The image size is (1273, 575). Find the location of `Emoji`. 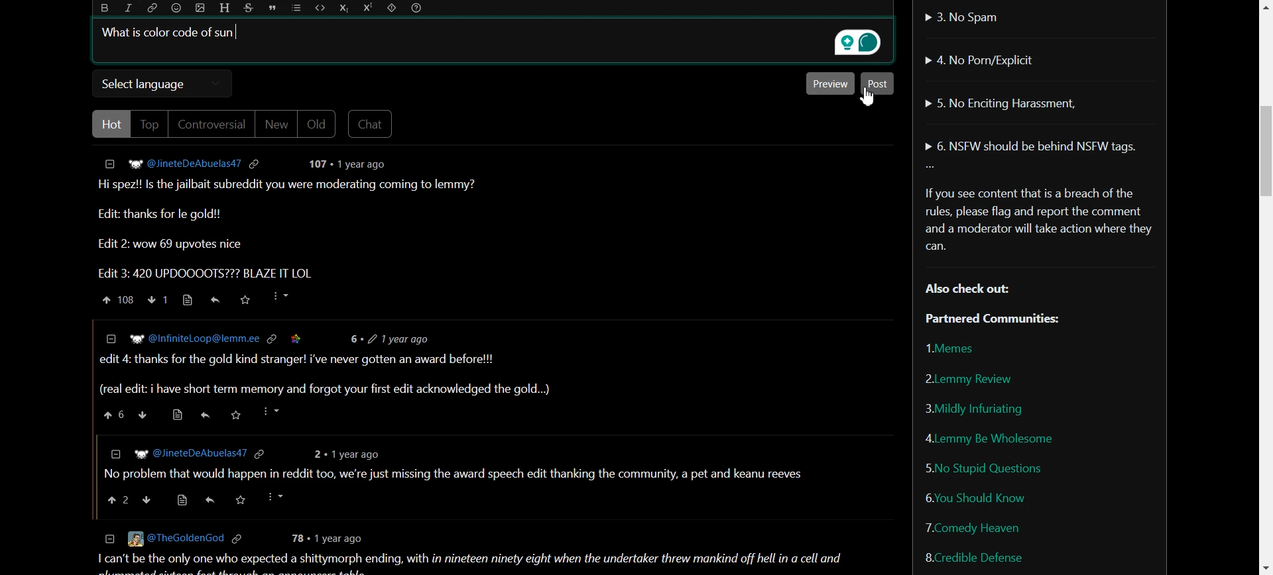

Emoji is located at coordinates (176, 8).